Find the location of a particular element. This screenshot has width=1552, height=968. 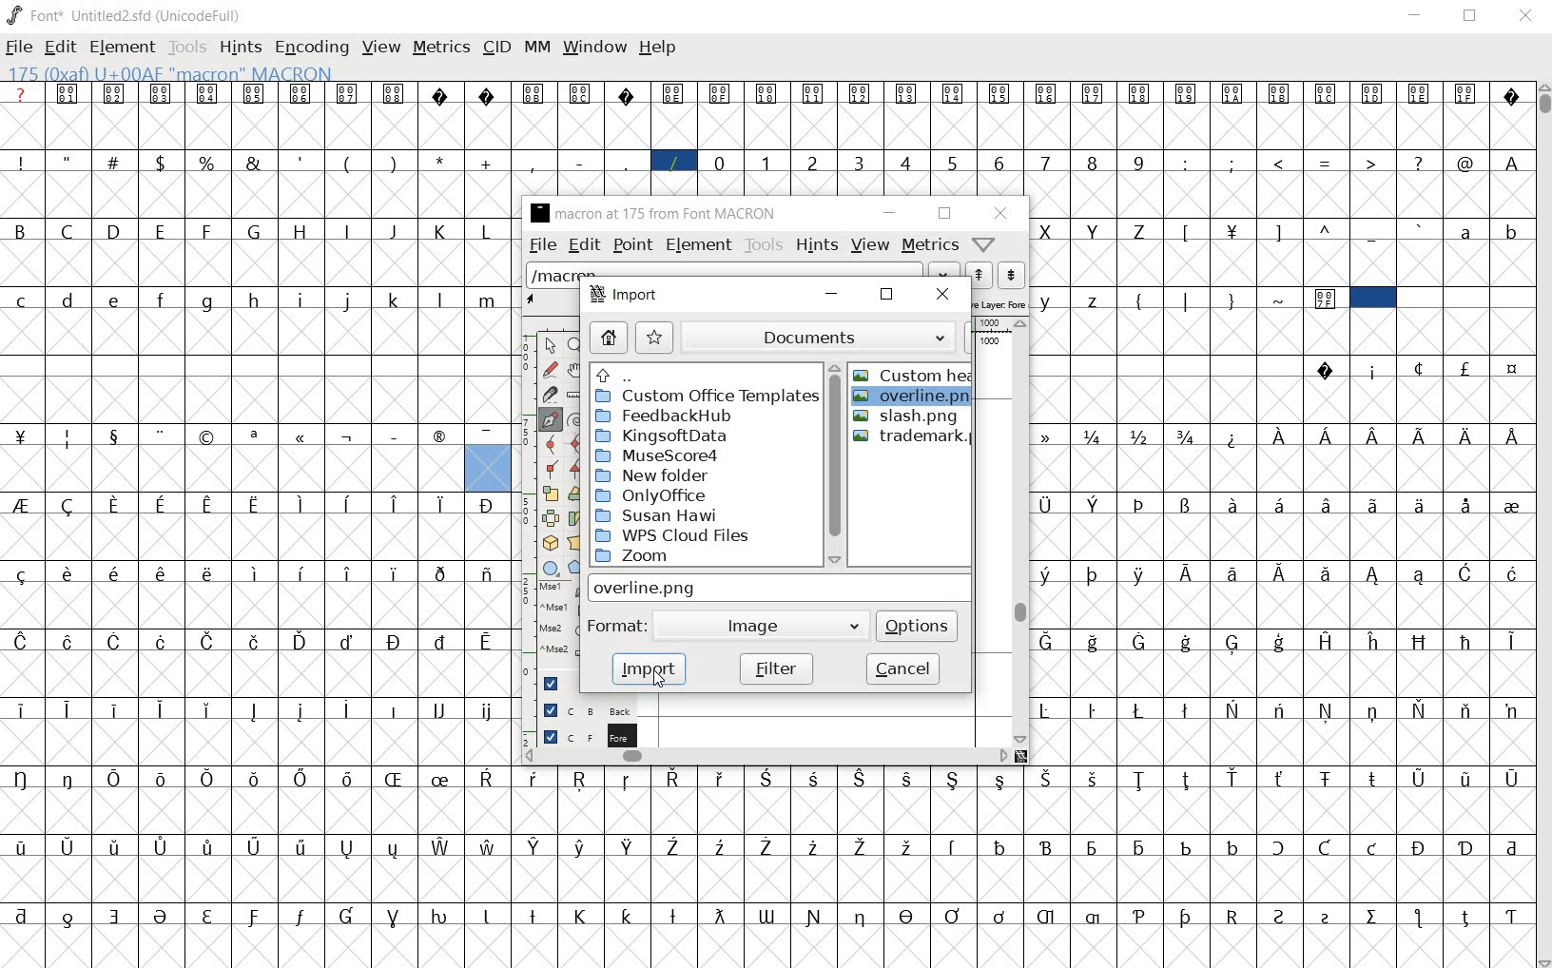

Tools is located at coordinates (187, 47).